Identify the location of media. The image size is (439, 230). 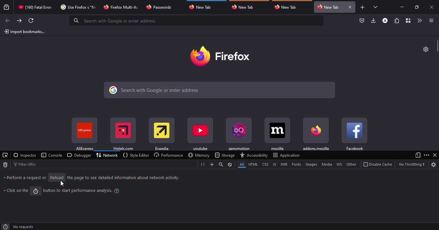
(326, 164).